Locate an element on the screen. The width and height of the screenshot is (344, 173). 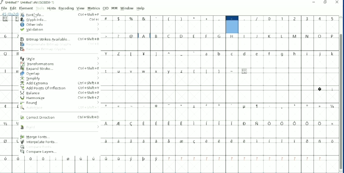
Other Info is located at coordinates (60, 25).